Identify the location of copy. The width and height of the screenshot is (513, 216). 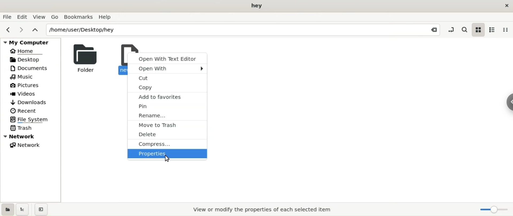
(168, 86).